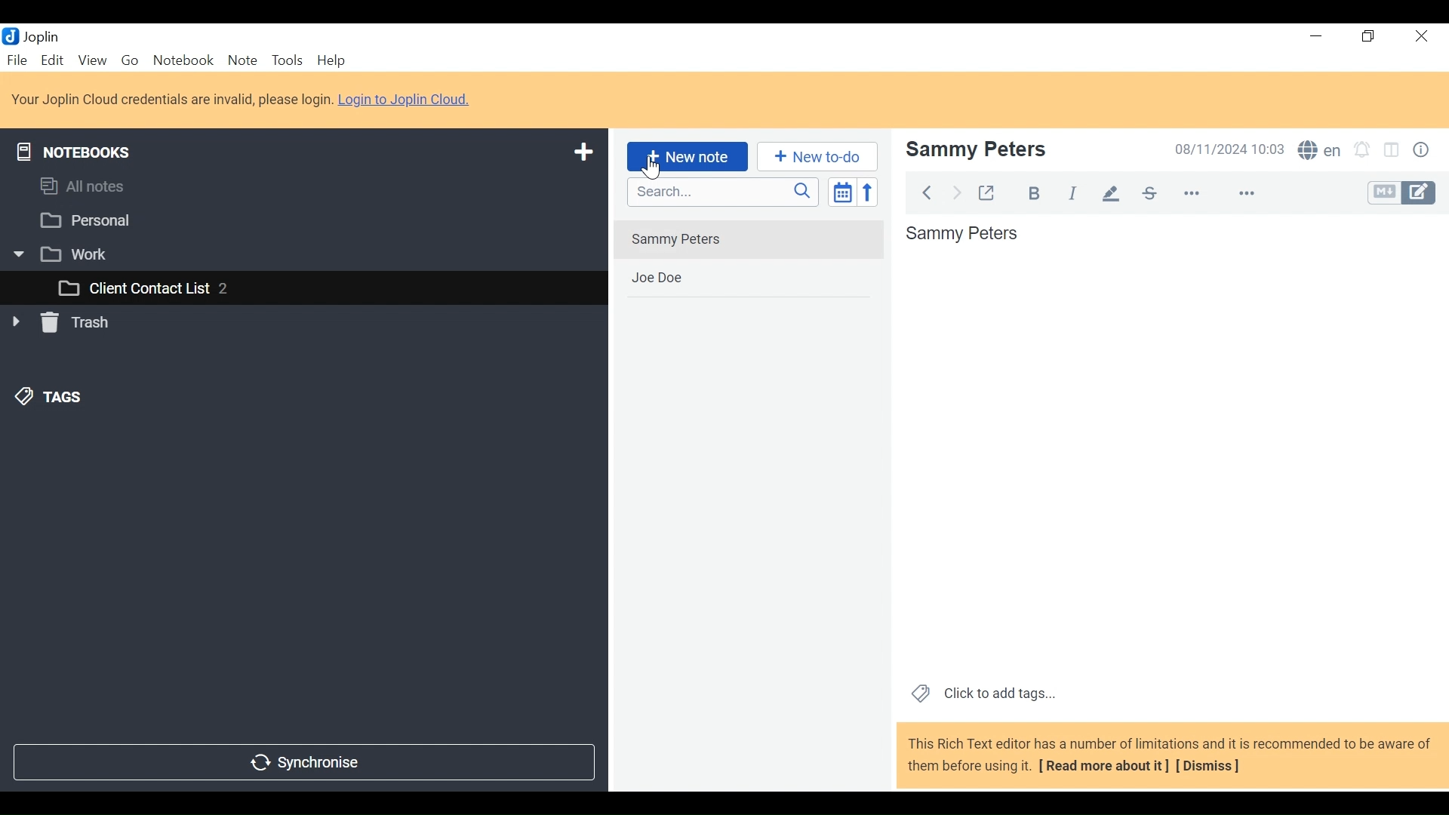 The height and width of the screenshot is (815, 1449). I want to click on Notifications, so click(1365, 149).